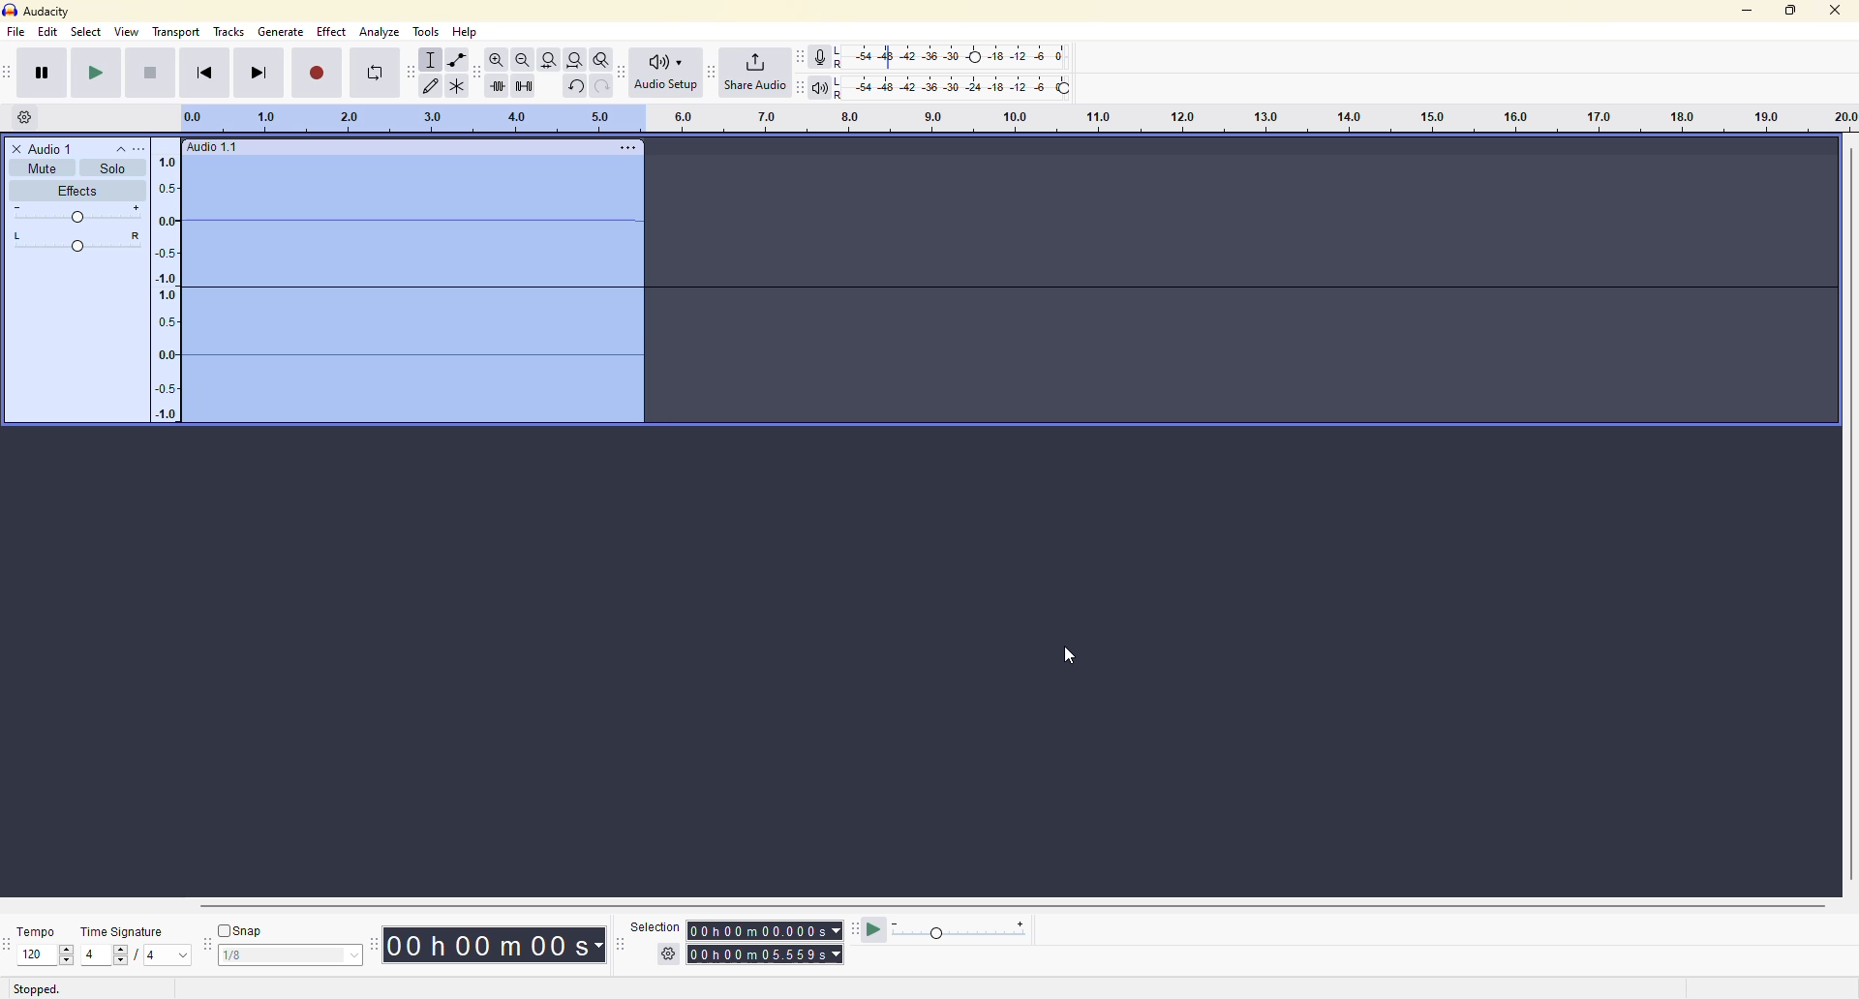 The height and width of the screenshot is (999, 1859). I want to click on silence audio selection, so click(522, 84).